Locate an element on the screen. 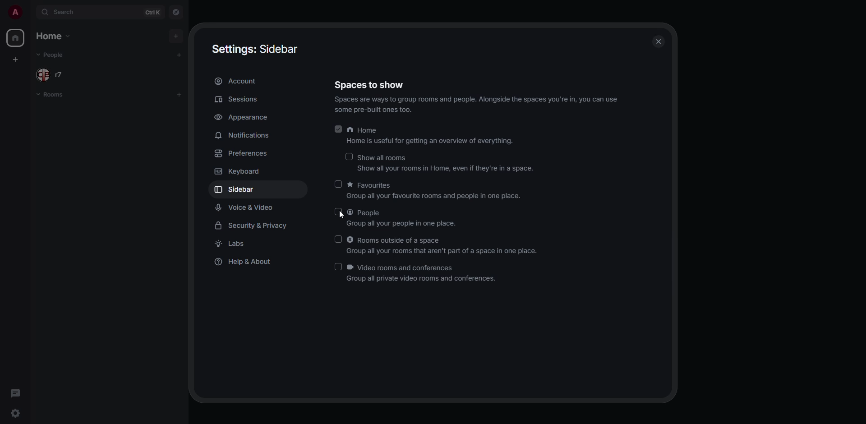 The height and width of the screenshot is (424, 866). home is located at coordinates (52, 35).